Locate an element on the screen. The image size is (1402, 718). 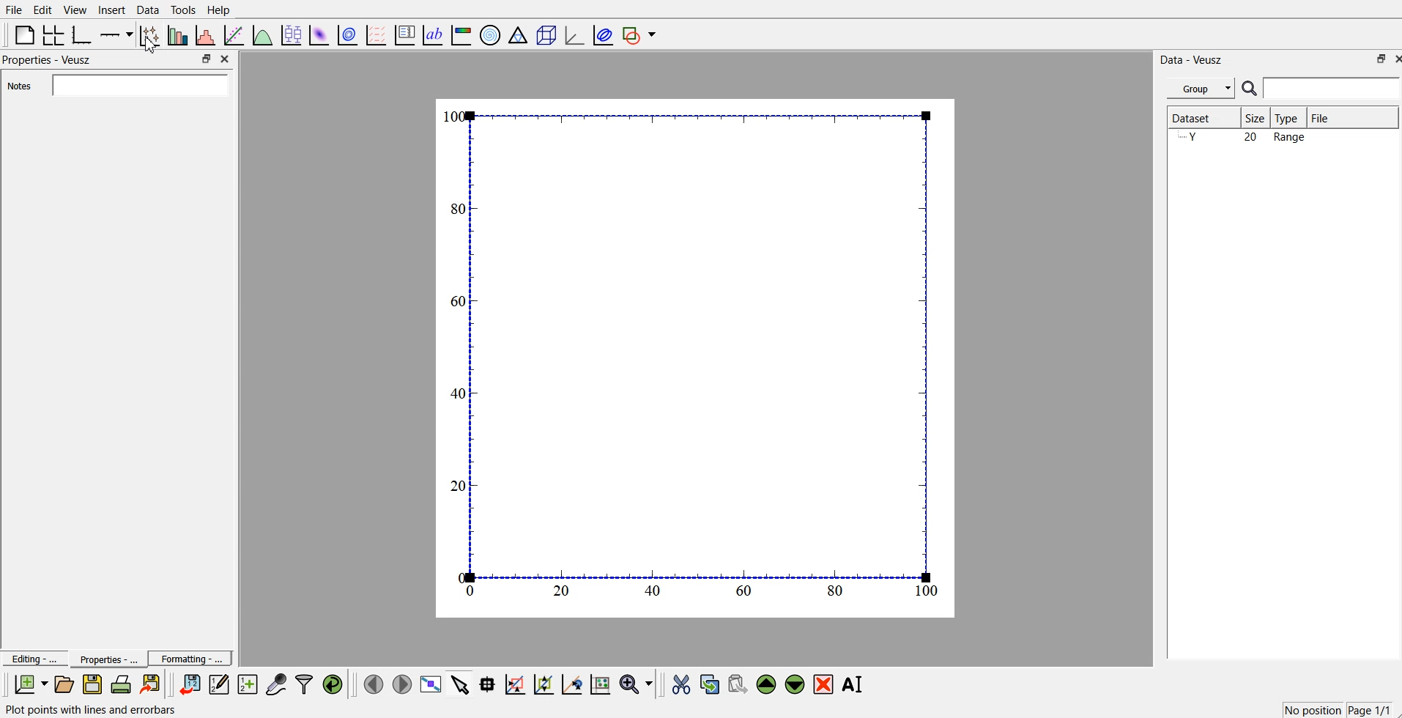
click to reset graph axes is located at coordinates (601, 683).